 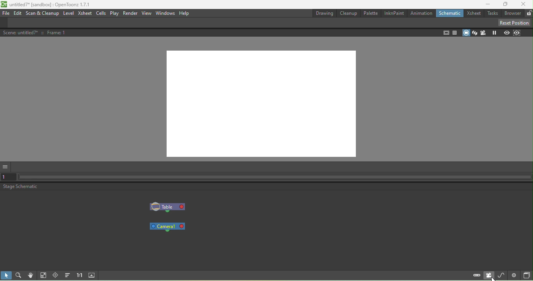 What do you see at coordinates (494, 33) in the screenshot?
I see `Freeze` at bounding box center [494, 33].